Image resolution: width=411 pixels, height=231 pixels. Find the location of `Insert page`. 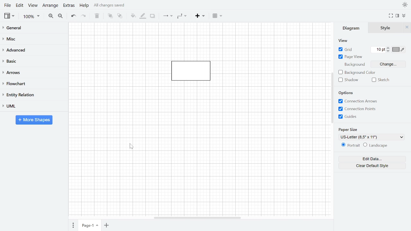

Insert page is located at coordinates (107, 226).